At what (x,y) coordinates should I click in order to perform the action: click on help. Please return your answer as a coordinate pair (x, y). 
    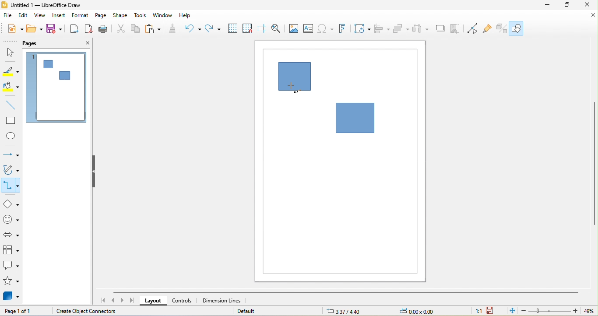
    Looking at the image, I should click on (186, 16).